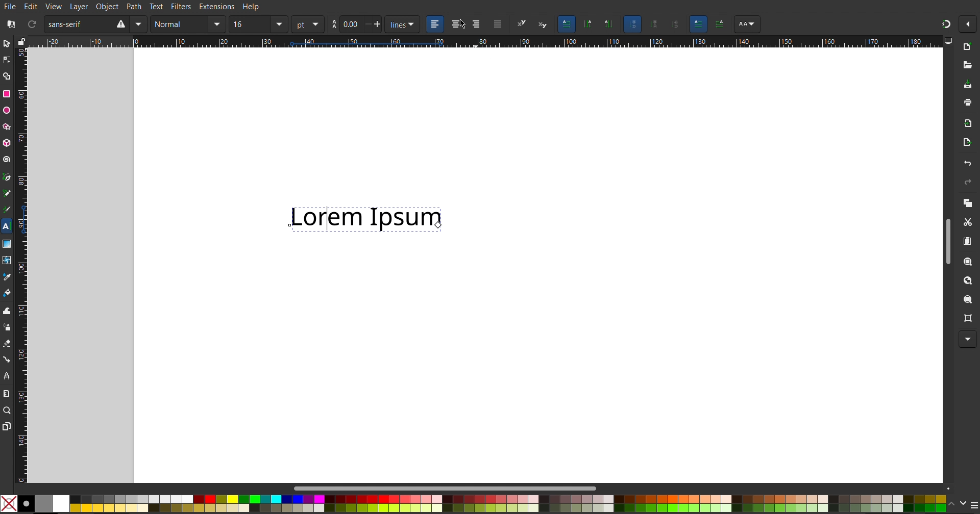 This screenshot has width=980, height=514. Describe the element at coordinates (968, 47) in the screenshot. I see `New` at that location.